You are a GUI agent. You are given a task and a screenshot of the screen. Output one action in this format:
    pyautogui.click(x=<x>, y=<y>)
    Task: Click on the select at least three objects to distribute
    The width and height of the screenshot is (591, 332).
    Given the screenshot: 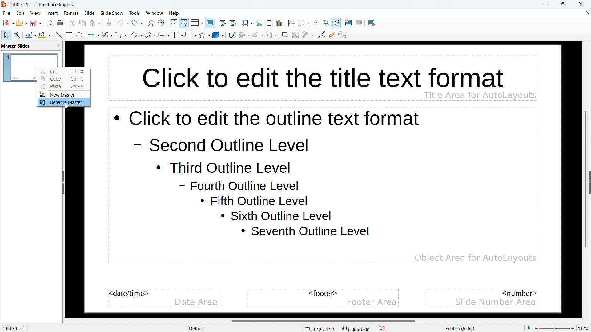 What is the action you would take?
    pyautogui.click(x=271, y=35)
    